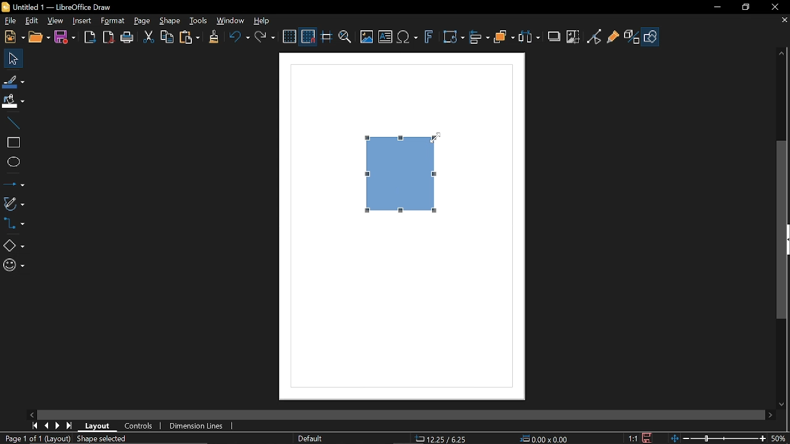  What do you see at coordinates (441, 439) in the screenshot?
I see `12.25/6.25 (cursor Position)` at bounding box center [441, 439].